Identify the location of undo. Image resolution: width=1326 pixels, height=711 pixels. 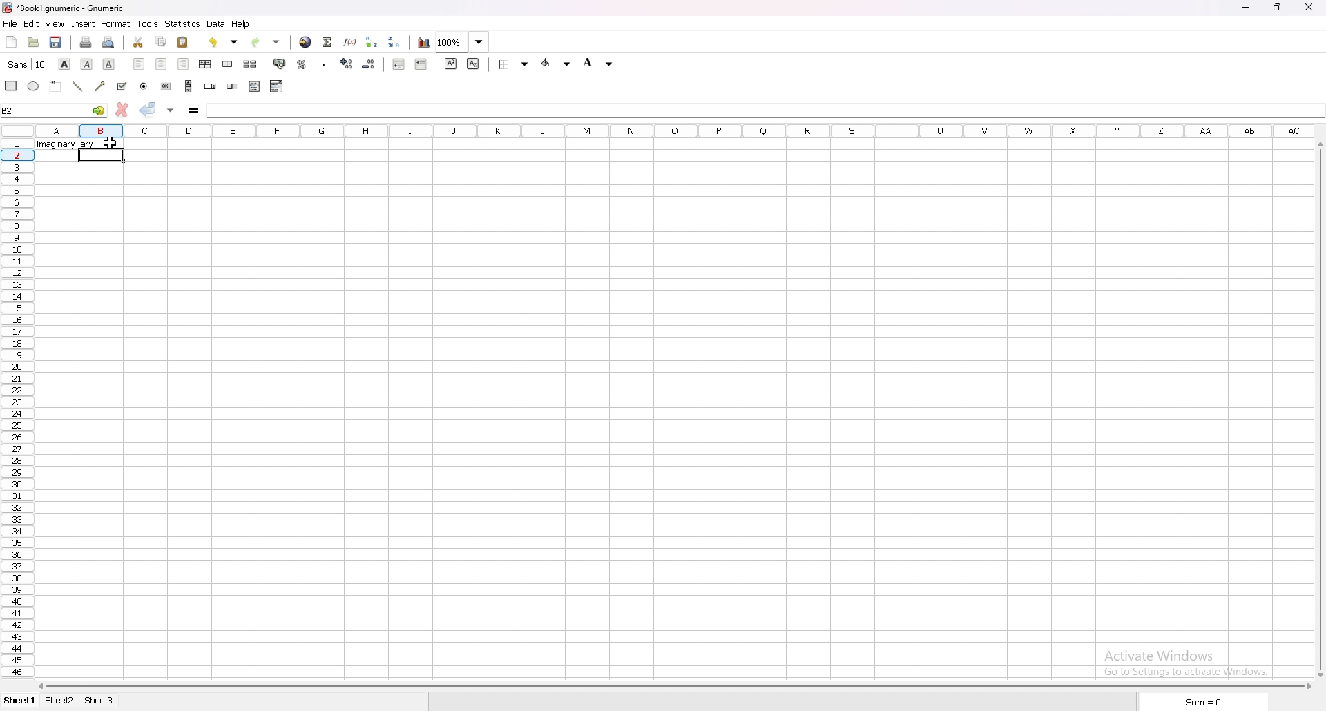
(223, 42).